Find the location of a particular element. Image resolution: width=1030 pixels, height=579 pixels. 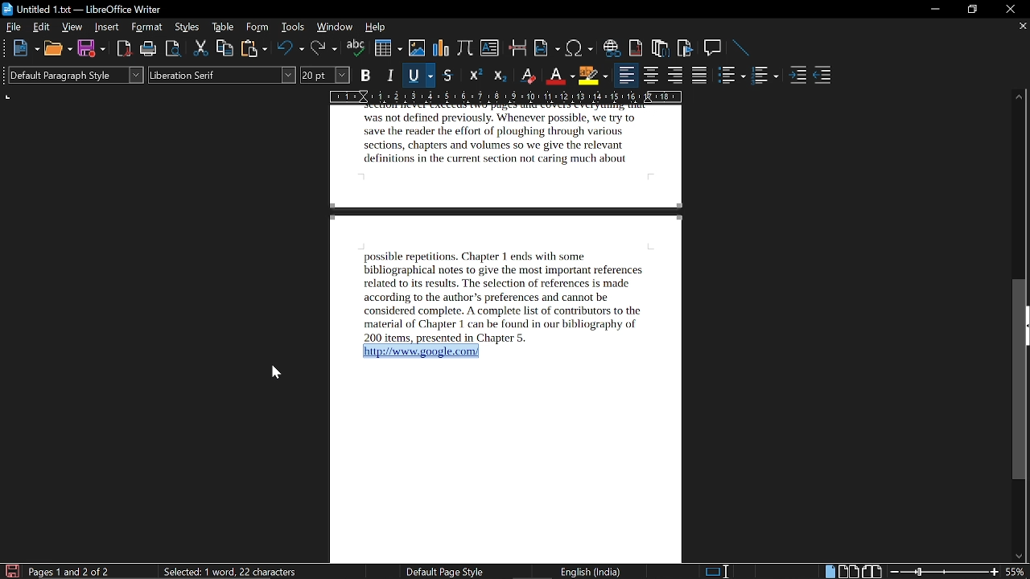

toggle print preview is located at coordinates (174, 49).